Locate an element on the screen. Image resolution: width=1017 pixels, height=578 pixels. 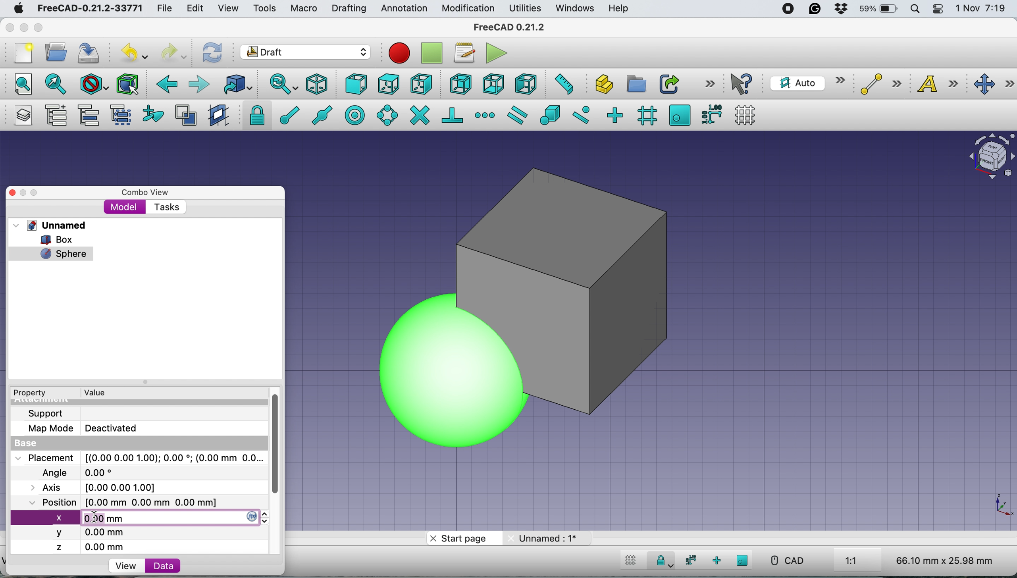
data is located at coordinates (163, 565).